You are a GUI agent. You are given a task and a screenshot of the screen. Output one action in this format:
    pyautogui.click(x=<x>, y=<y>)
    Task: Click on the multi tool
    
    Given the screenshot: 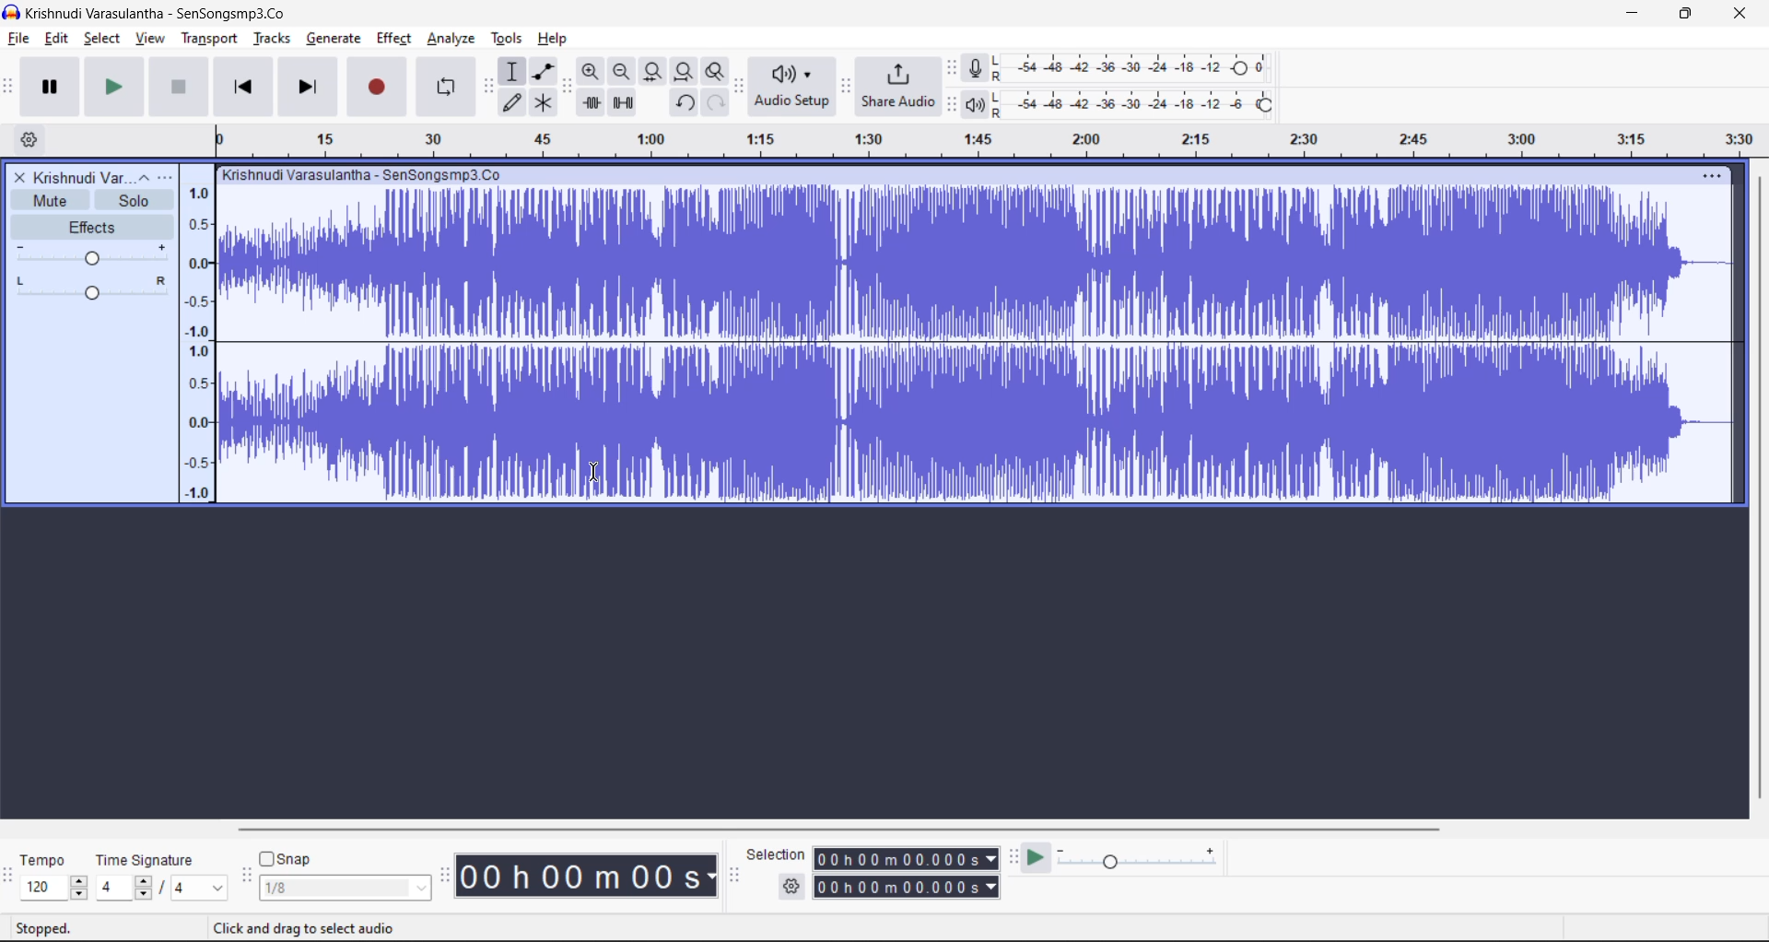 What is the action you would take?
    pyautogui.click(x=545, y=103)
    